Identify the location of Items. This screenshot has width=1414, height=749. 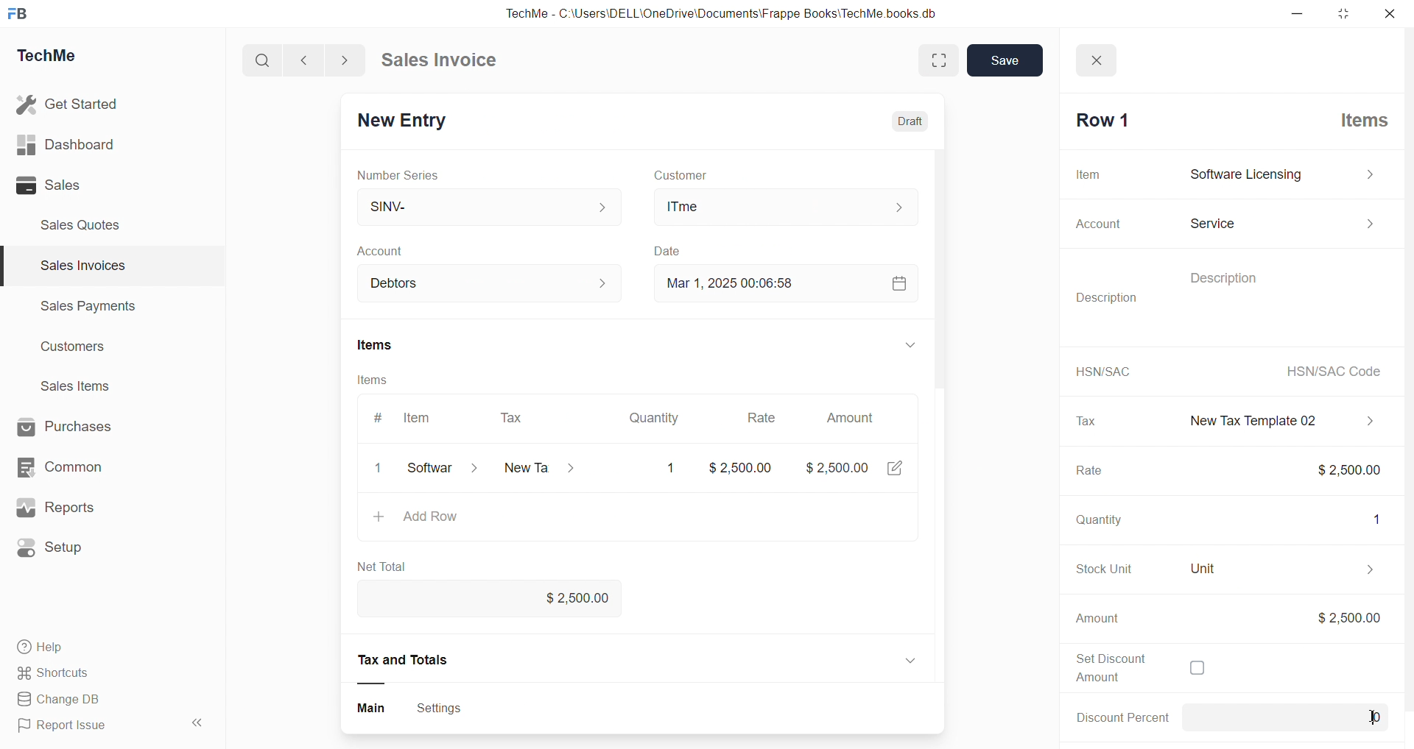
(383, 342).